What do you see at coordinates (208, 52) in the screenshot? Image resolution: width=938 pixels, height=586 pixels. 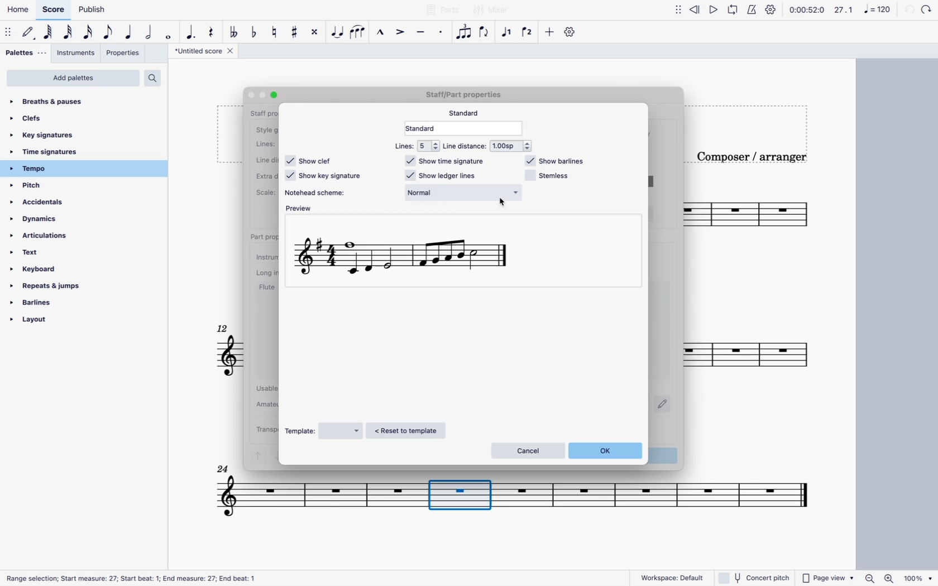 I see `score title` at bounding box center [208, 52].